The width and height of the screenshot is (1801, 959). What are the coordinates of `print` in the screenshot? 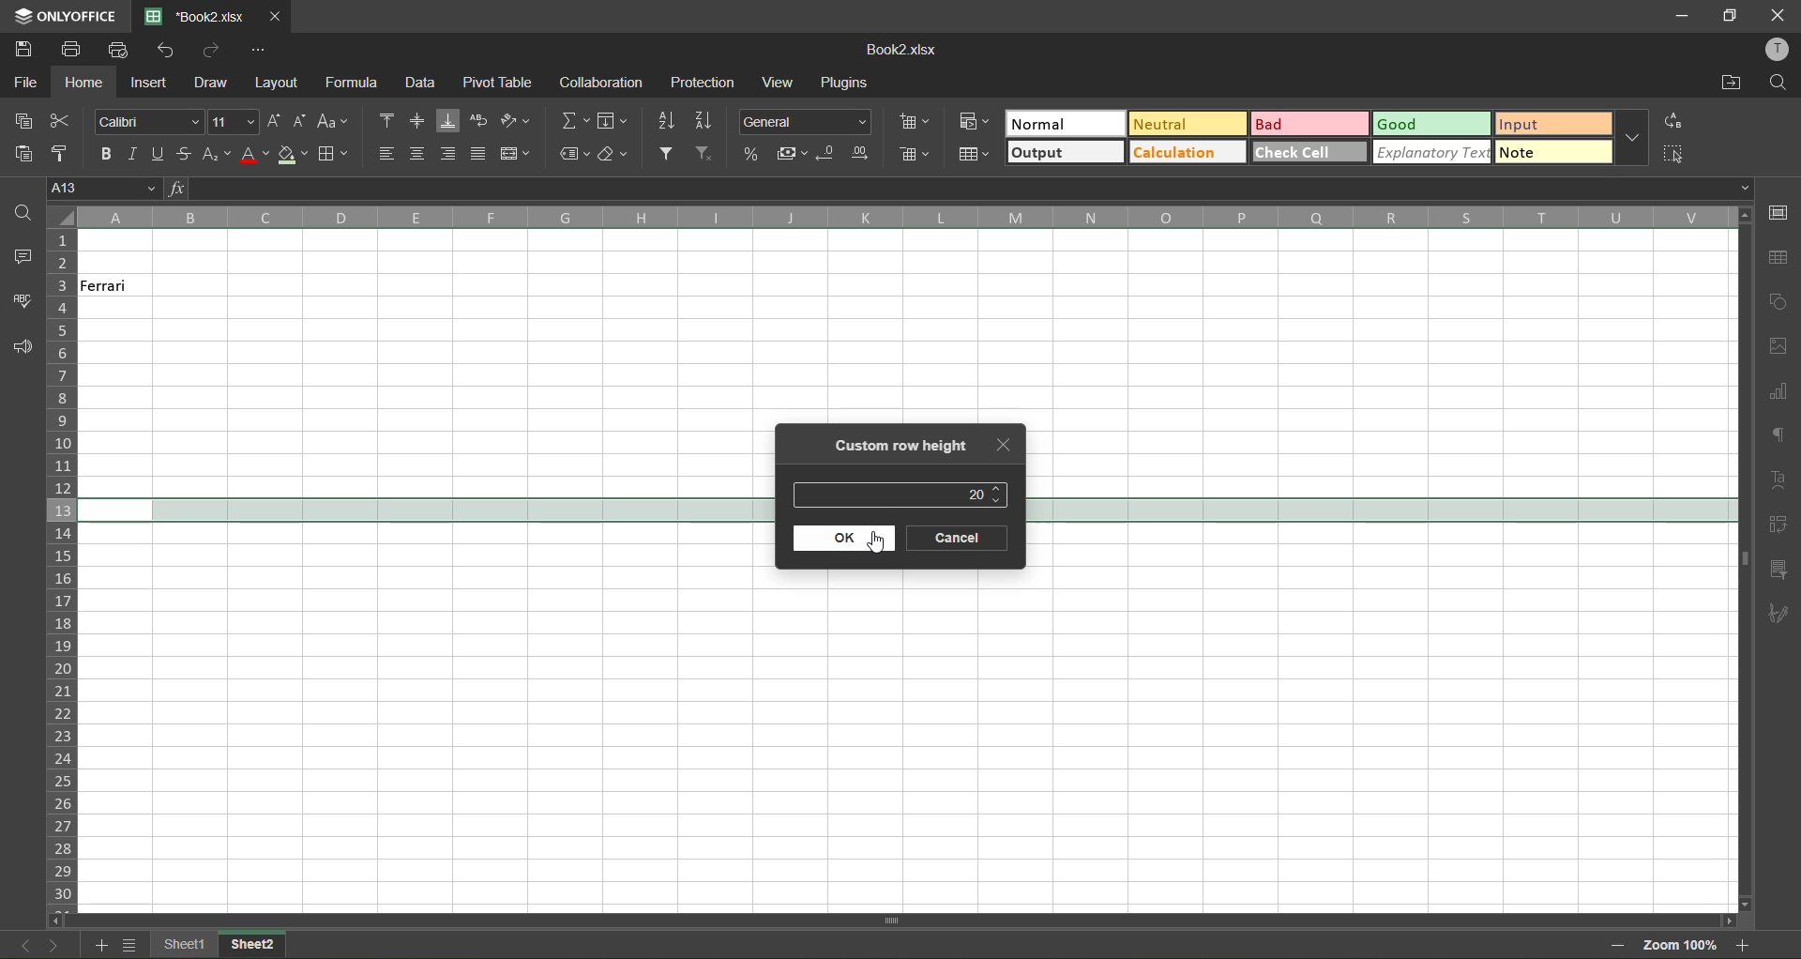 It's located at (72, 49).